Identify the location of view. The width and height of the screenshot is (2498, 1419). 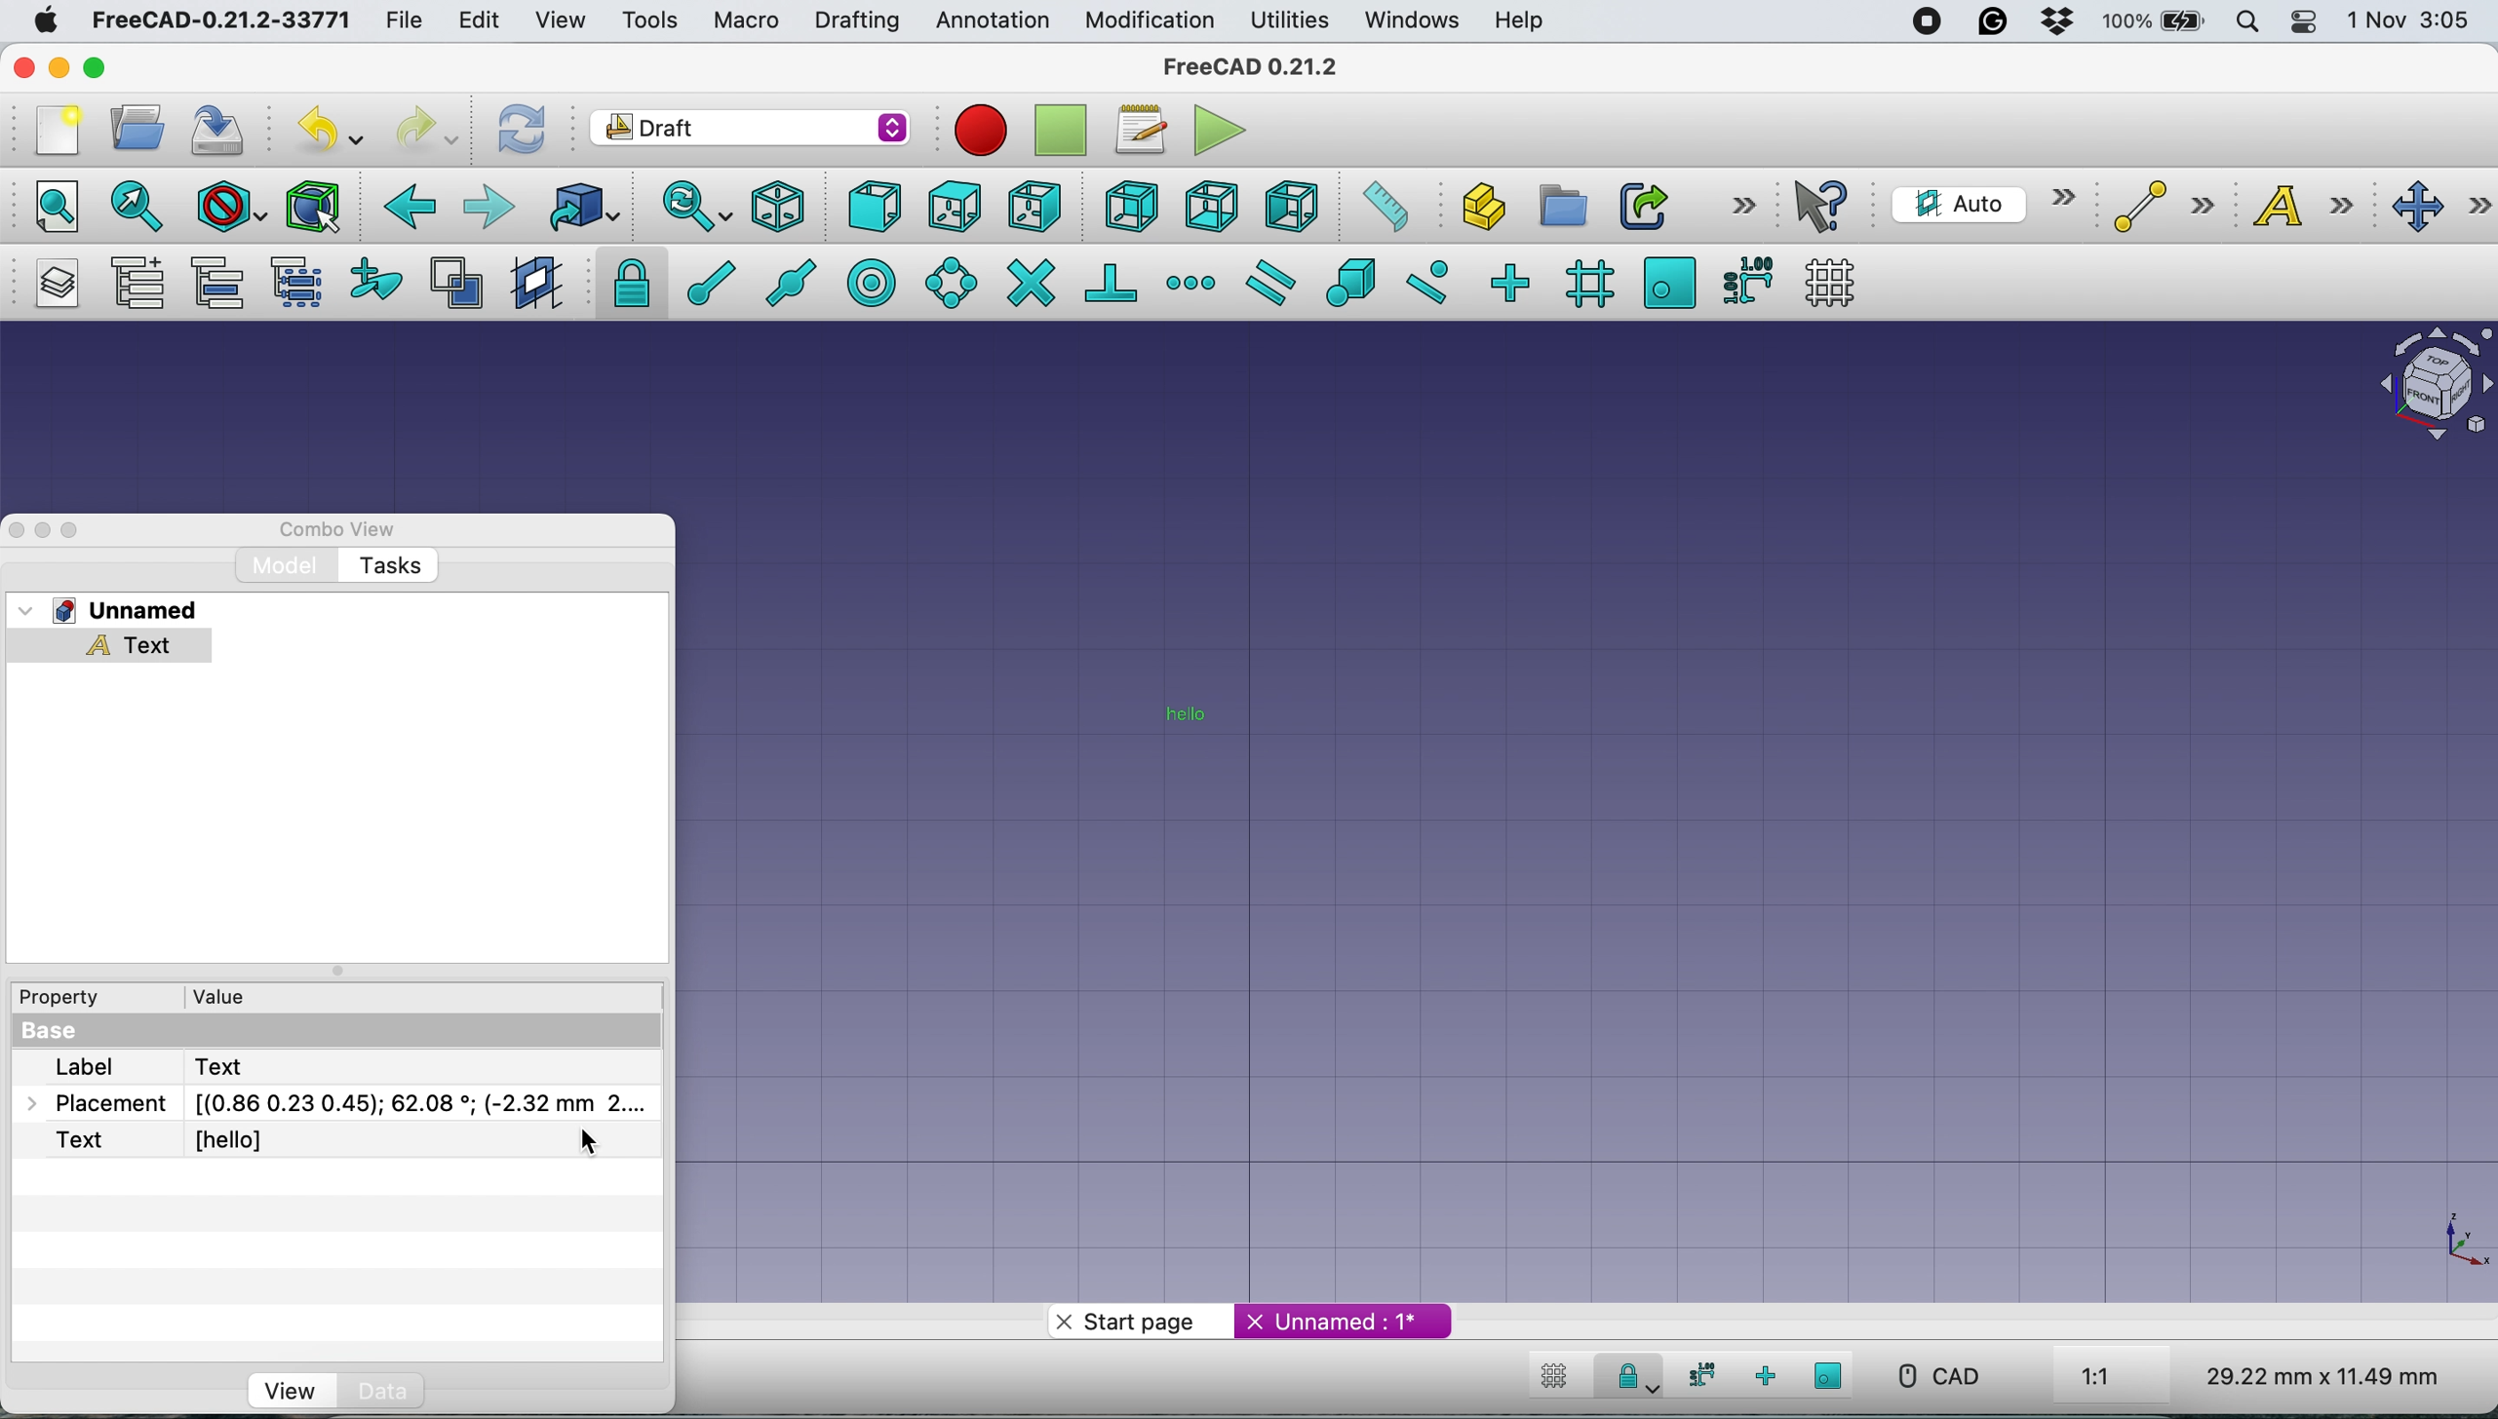
(560, 19).